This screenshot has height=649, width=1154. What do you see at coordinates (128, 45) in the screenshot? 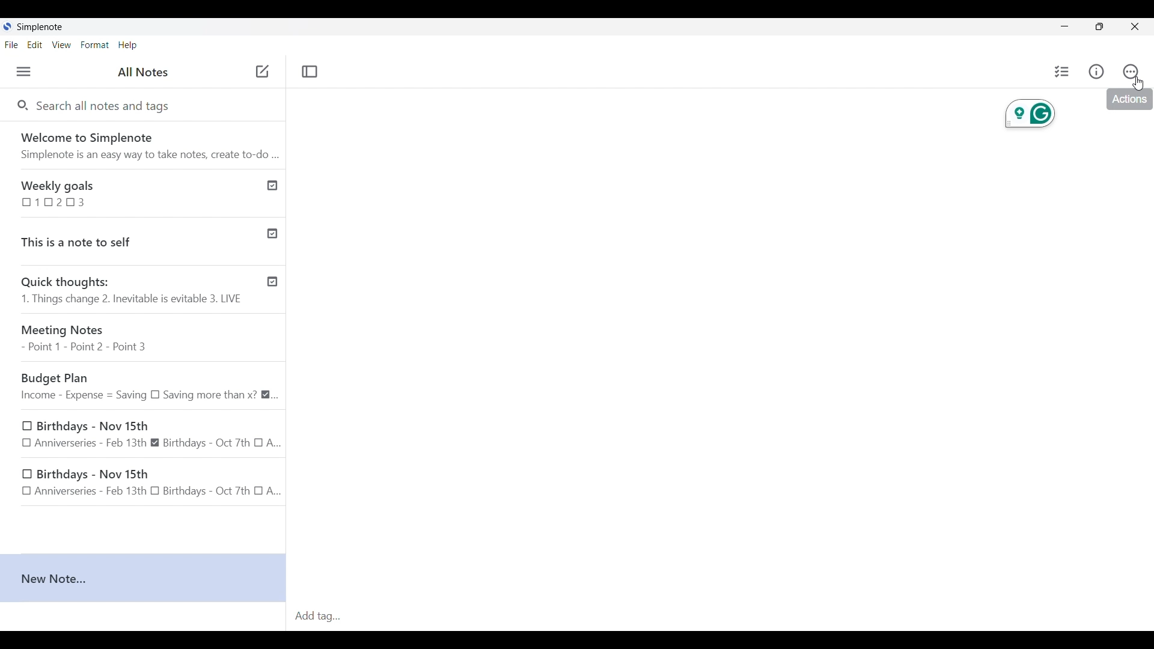
I see `Help menu` at bounding box center [128, 45].